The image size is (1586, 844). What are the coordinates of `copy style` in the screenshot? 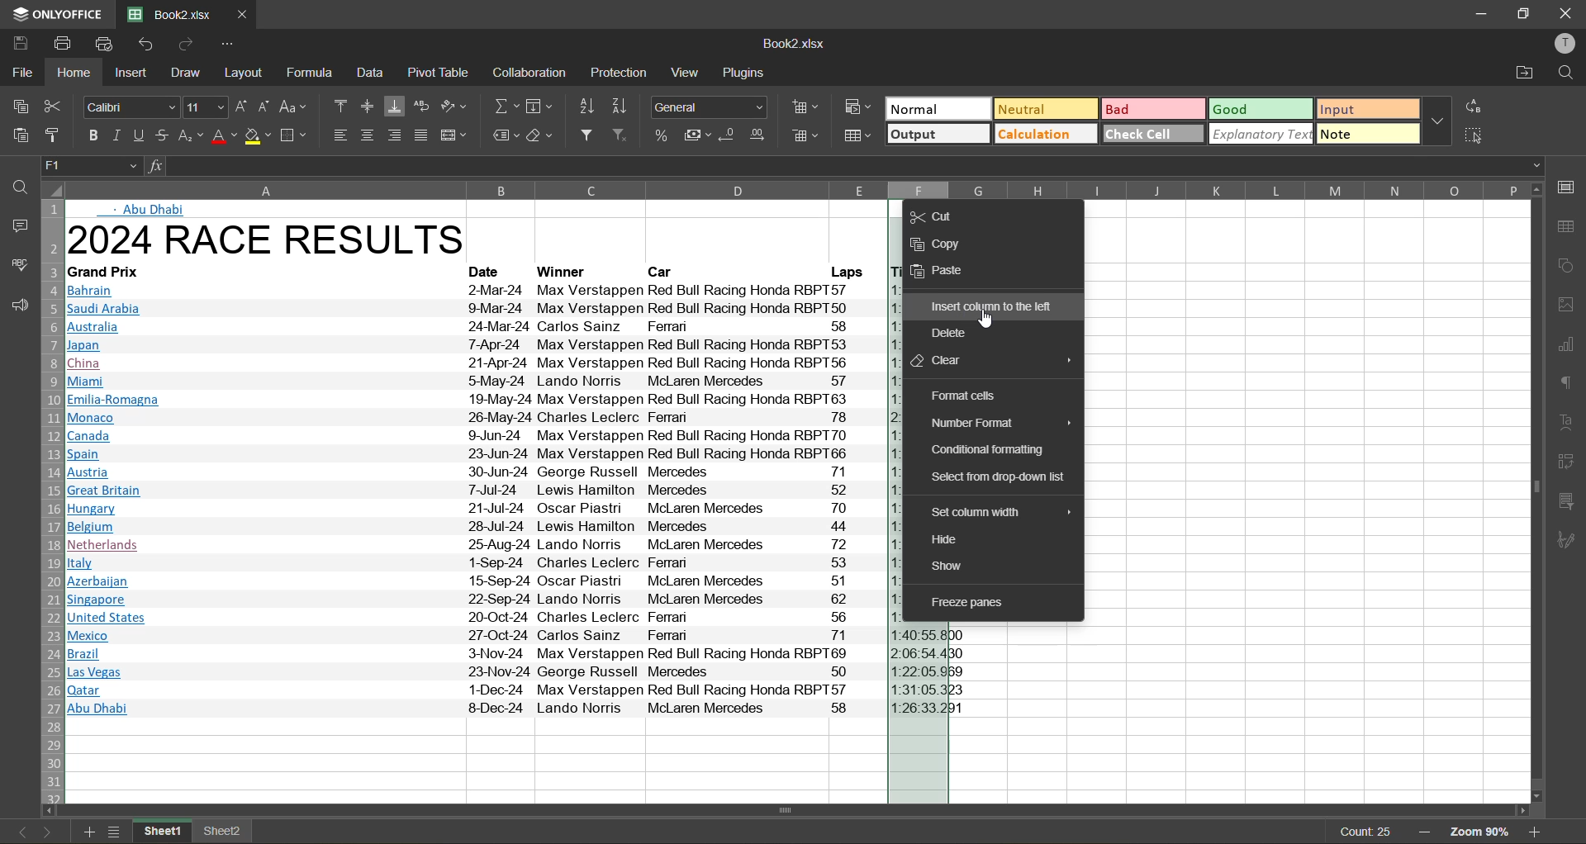 It's located at (54, 135).